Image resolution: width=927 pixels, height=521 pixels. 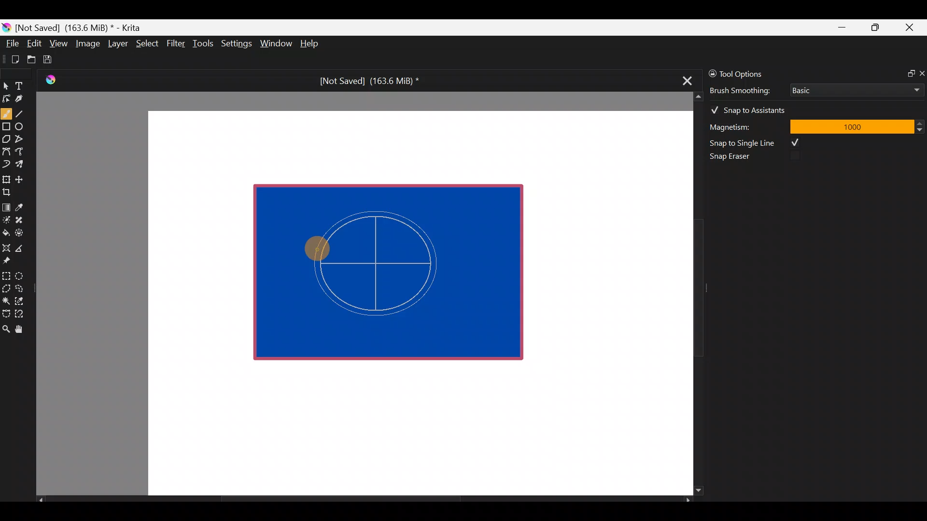 I want to click on Elliptical selection tool, so click(x=23, y=274).